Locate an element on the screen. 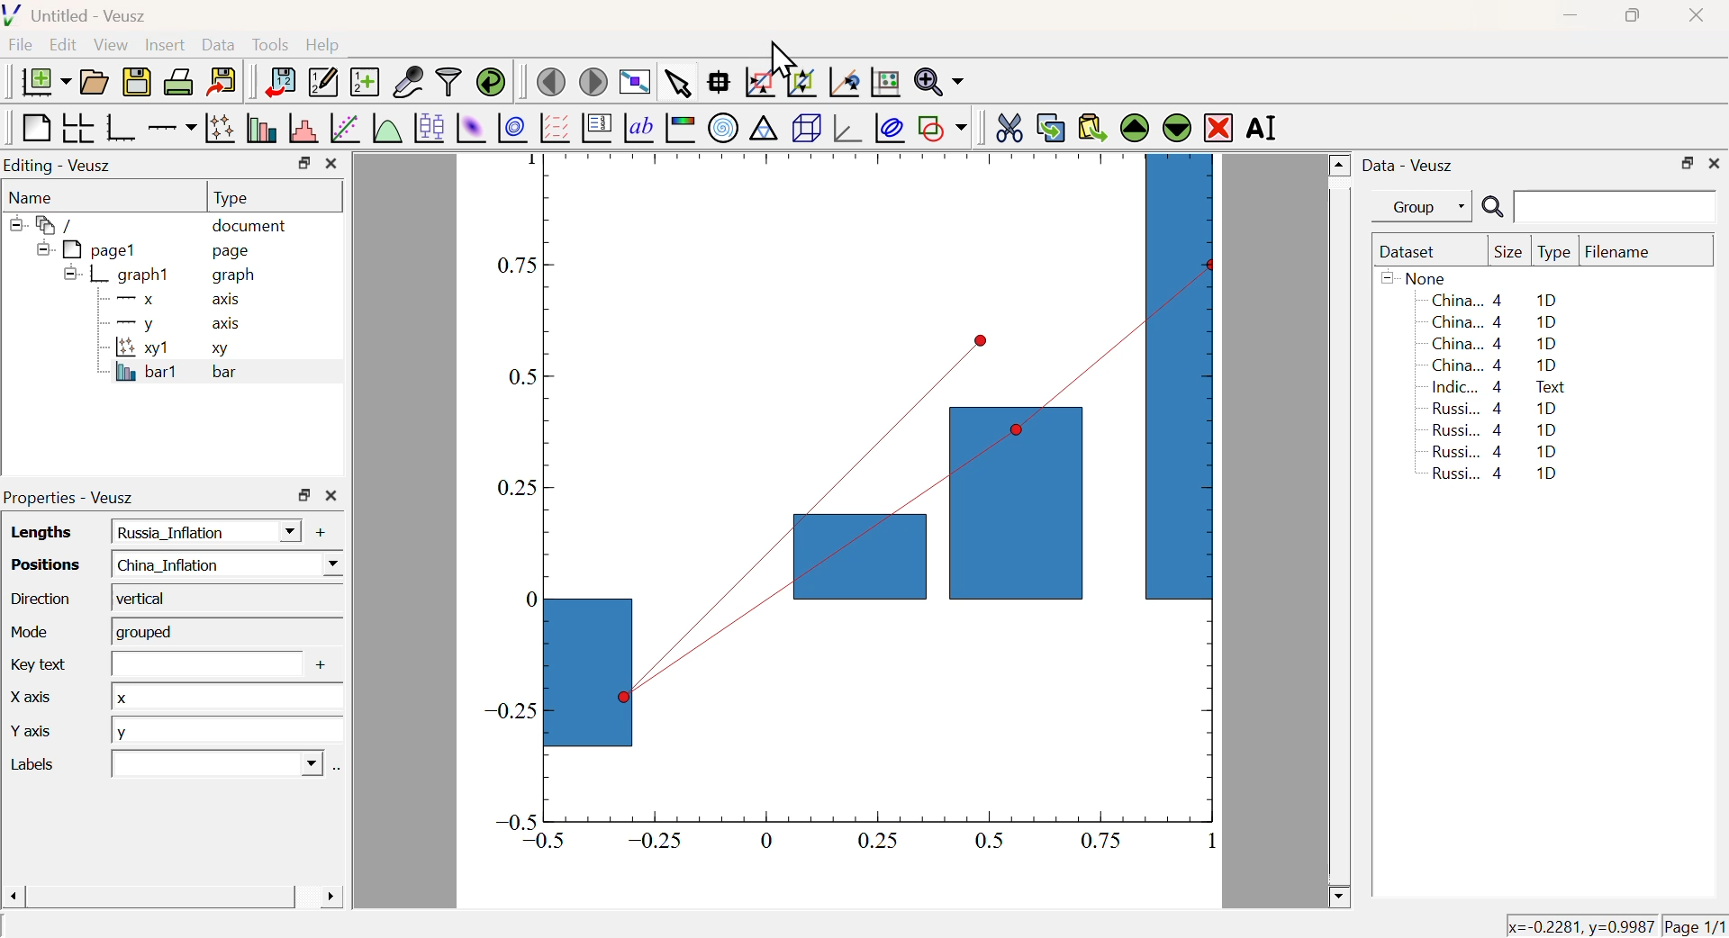  Positions is located at coordinates (40, 563).